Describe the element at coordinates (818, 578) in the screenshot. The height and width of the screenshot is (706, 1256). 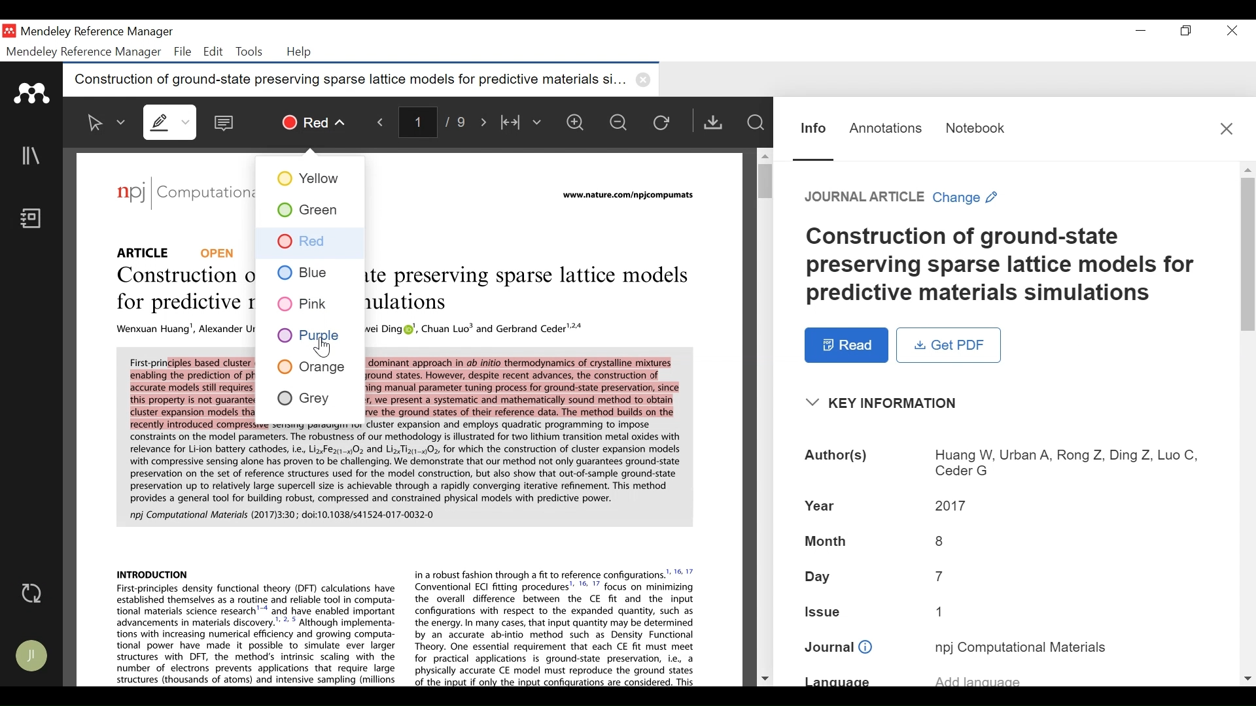
I see `Day` at that location.